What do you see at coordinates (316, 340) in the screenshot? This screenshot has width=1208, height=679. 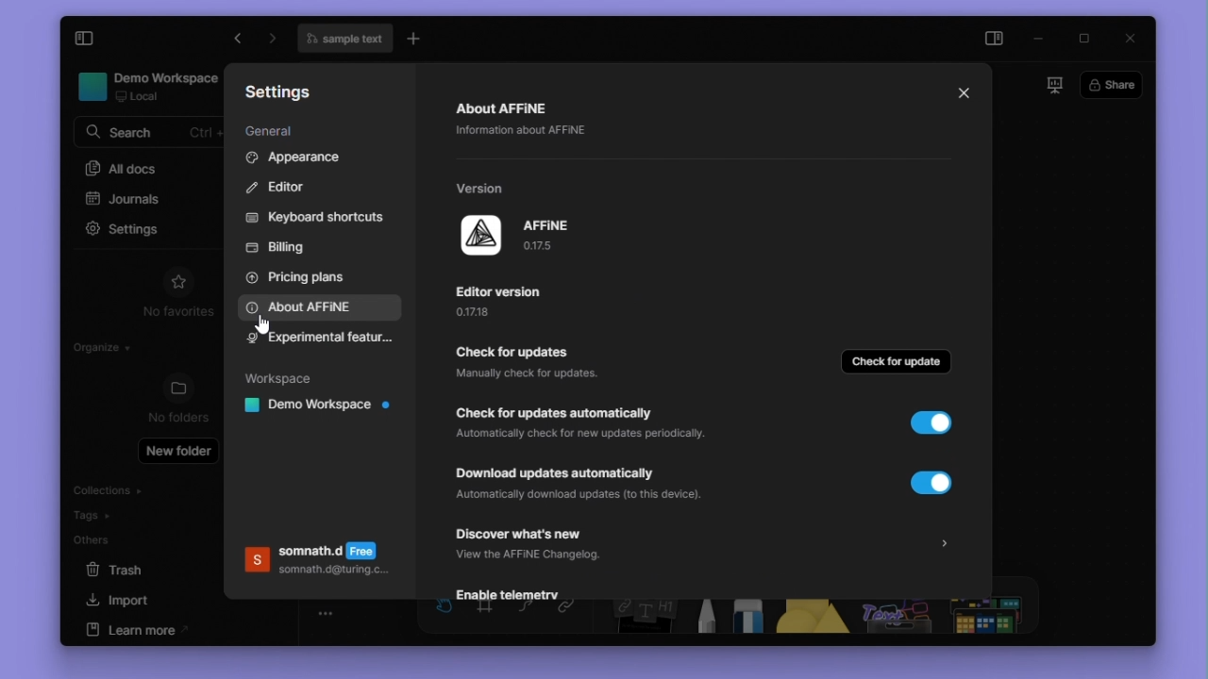 I see `experimental features` at bounding box center [316, 340].